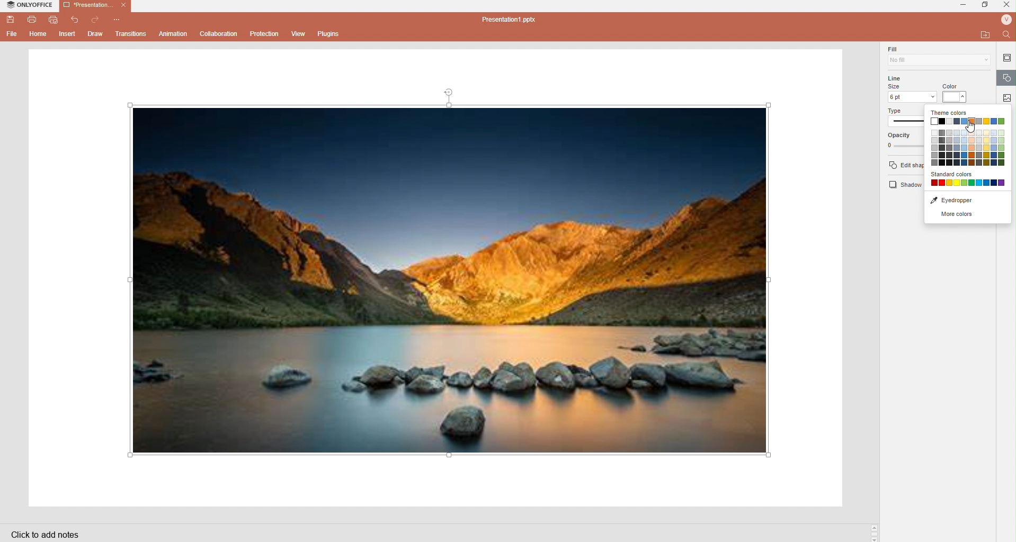 The height and width of the screenshot is (542, 1016). Describe the element at coordinates (96, 19) in the screenshot. I see `Redo` at that location.